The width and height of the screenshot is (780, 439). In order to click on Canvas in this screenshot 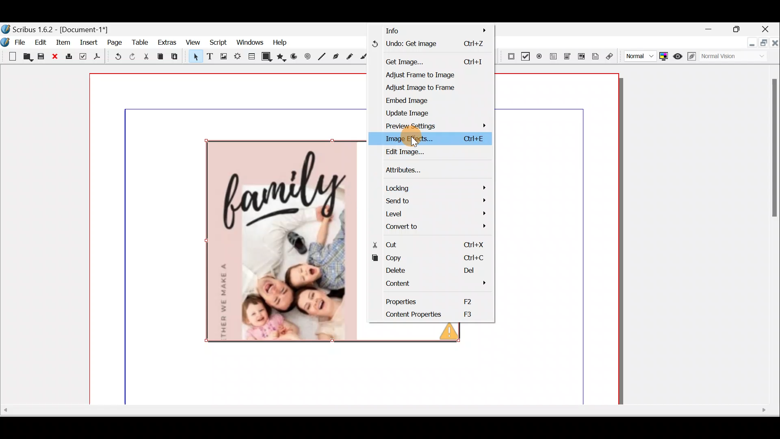, I will do `click(228, 239)`.